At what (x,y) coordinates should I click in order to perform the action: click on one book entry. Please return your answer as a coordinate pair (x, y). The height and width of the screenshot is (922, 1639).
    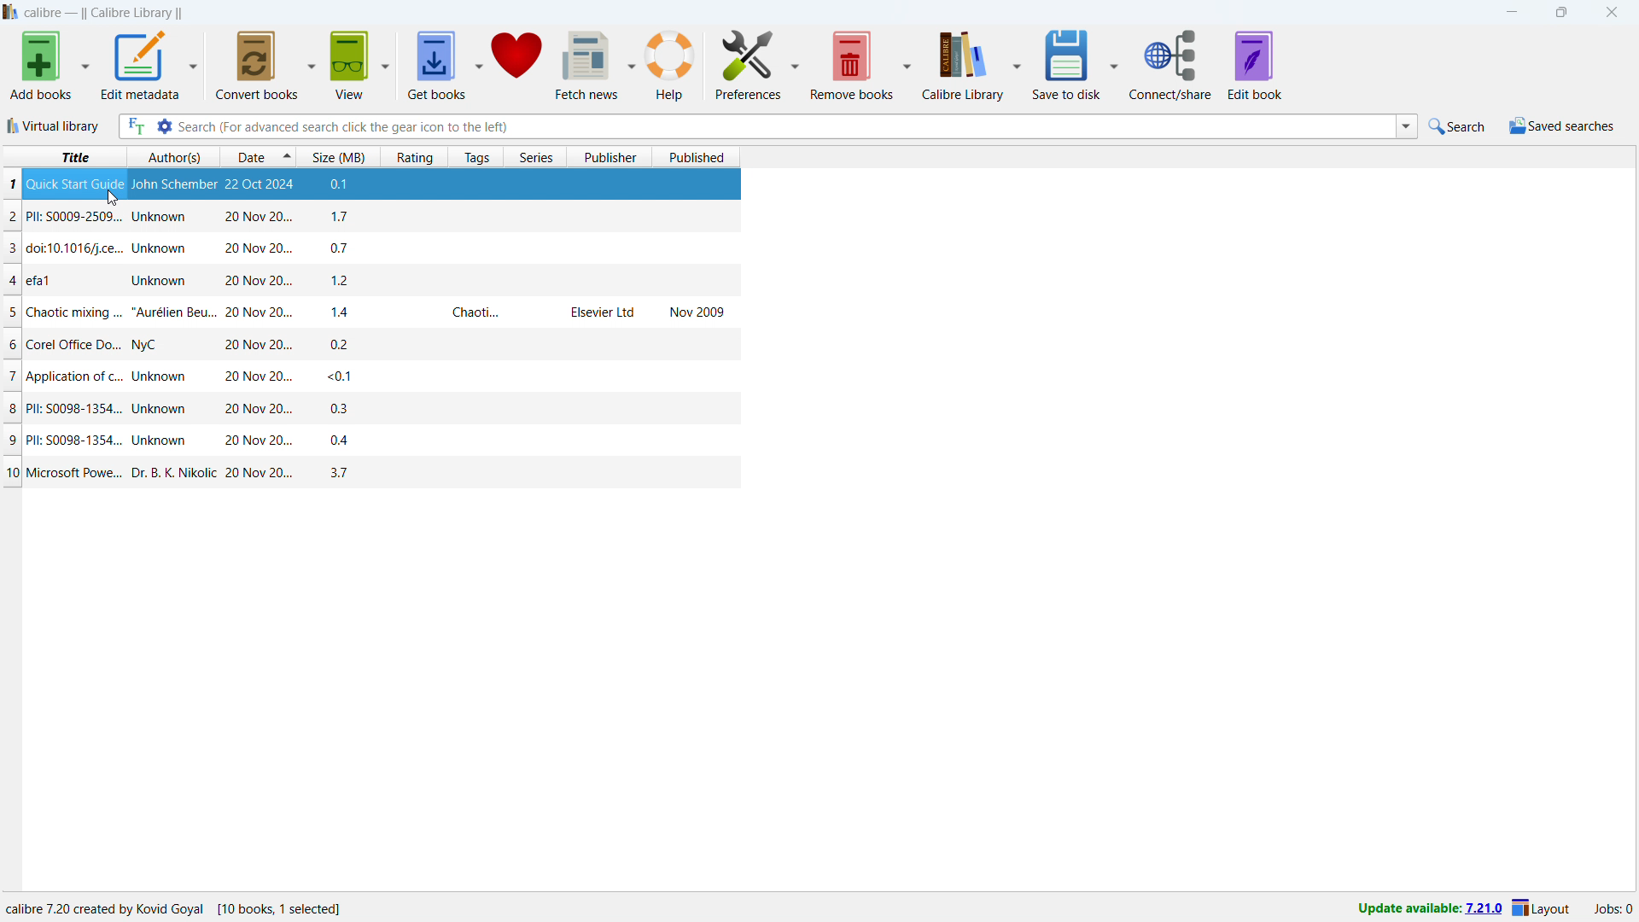
    Looking at the image, I should click on (373, 408).